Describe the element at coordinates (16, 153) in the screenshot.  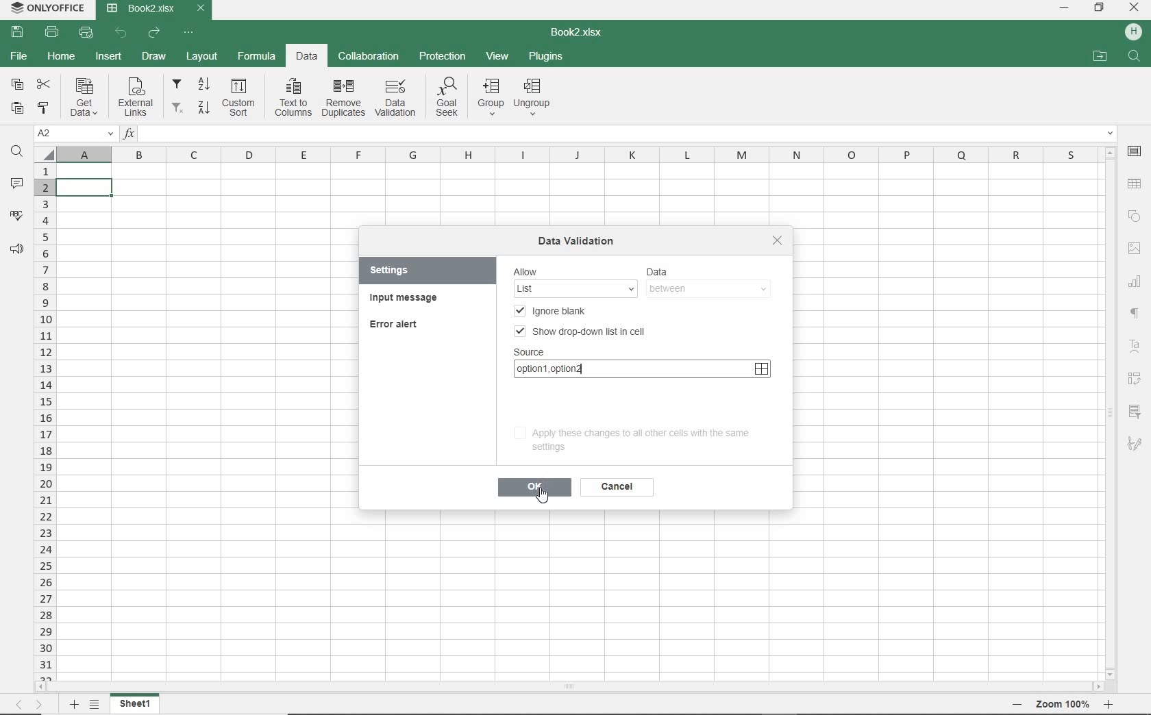
I see `FIND` at that location.